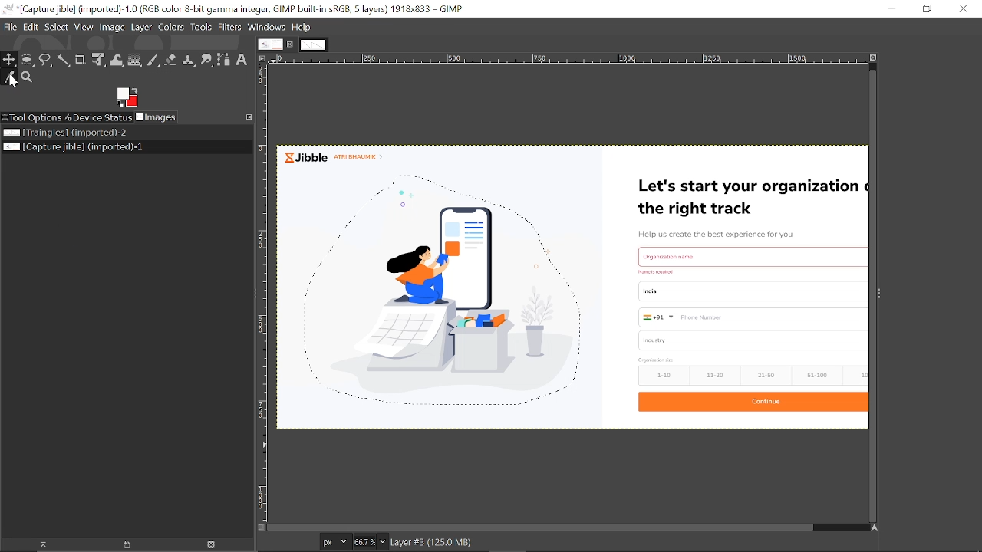 The height and width of the screenshot is (552, 982). Describe the element at coordinates (336, 542) in the screenshot. I see `Image format ` at that location.